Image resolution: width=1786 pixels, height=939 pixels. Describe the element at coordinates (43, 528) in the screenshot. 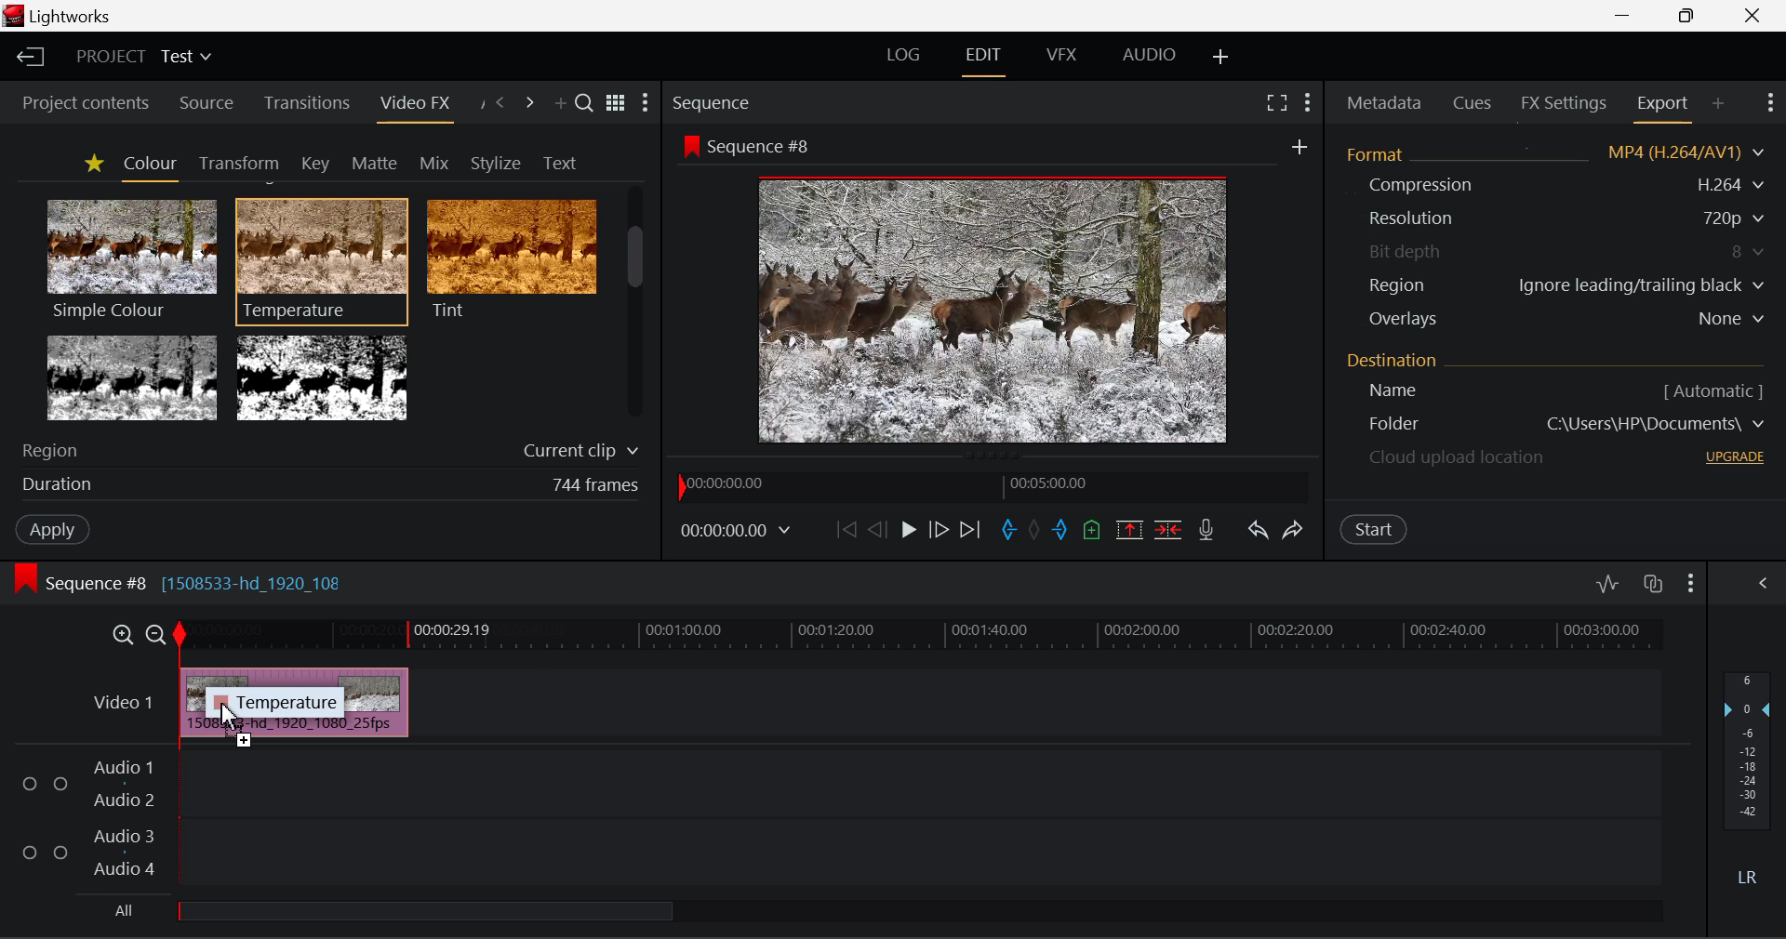

I see `Apply` at that location.